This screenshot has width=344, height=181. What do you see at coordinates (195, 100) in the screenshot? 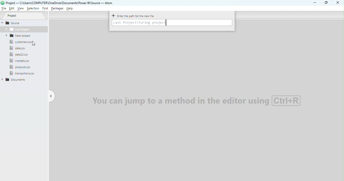
I see `Watermark` at bounding box center [195, 100].